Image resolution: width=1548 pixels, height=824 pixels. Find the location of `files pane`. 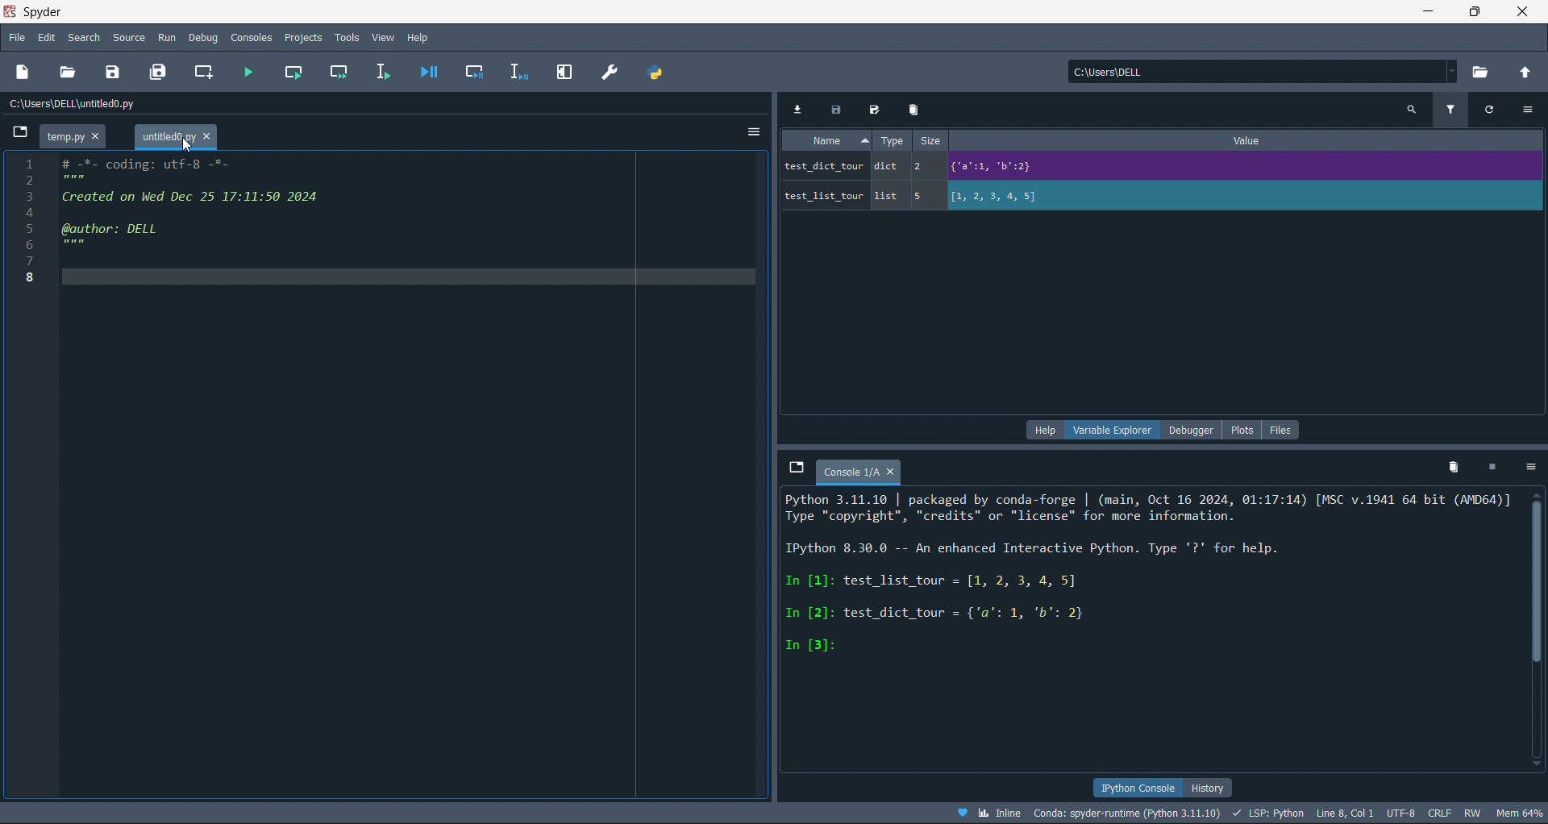

files pane is located at coordinates (1281, 430).